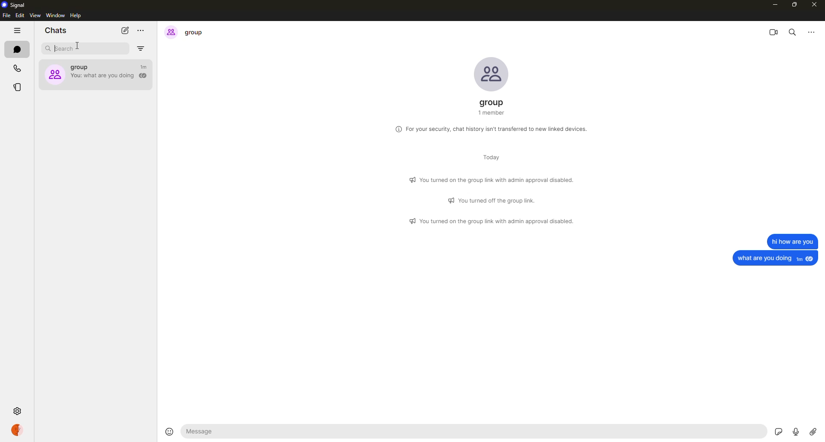  I want to click on message, so click(205, 432).